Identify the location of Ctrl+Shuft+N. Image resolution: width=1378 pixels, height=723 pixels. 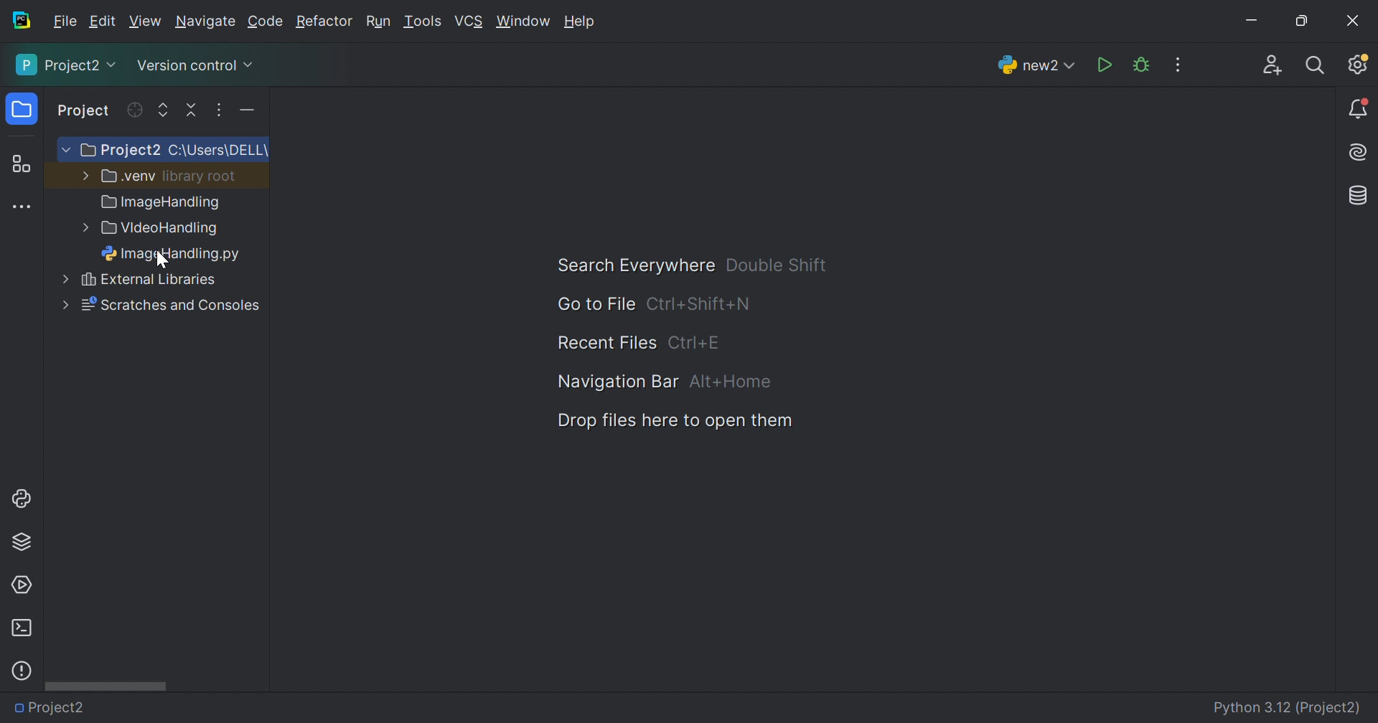
(698, 305).